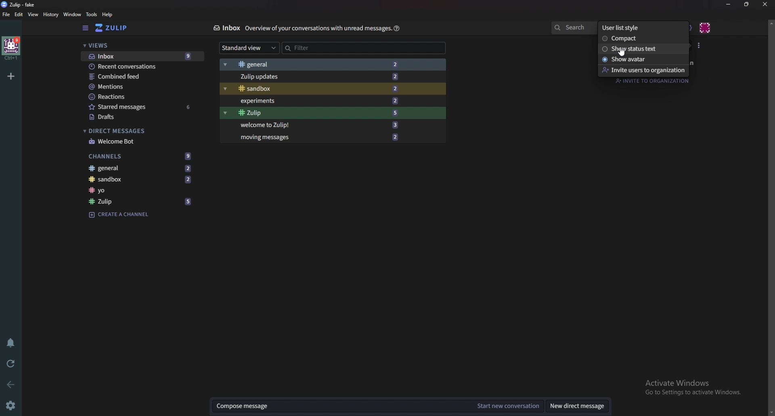 This screenshot has width=775, height=416. Describe the element at coordinates (7, 14) in the screenshot. I see `File` at that location.